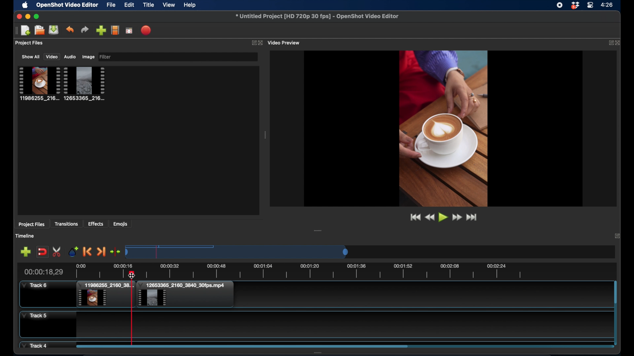 This screenshot has height=356, width=634. Describe the element at coordinates (85, 83) in the screenshot. I see `project file` at that location.